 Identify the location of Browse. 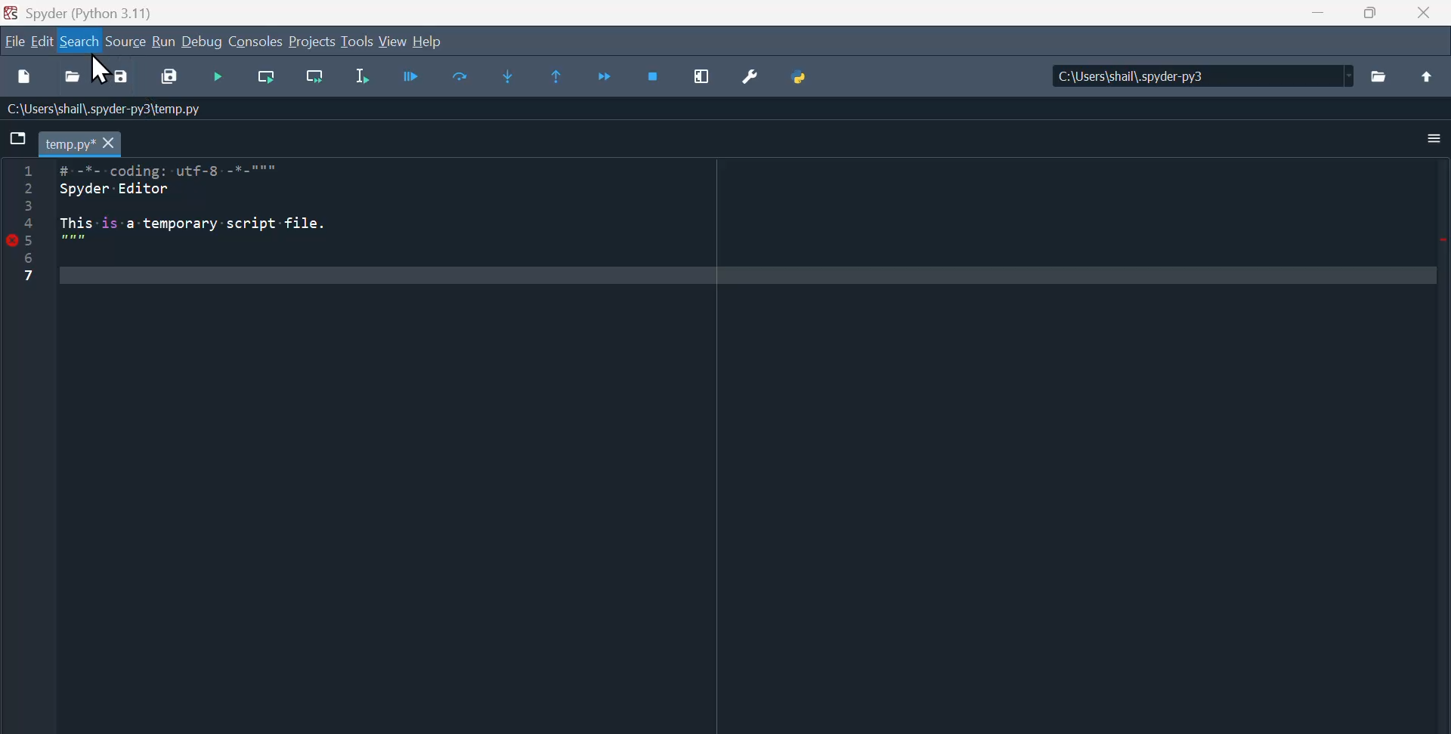
(1375, 74).